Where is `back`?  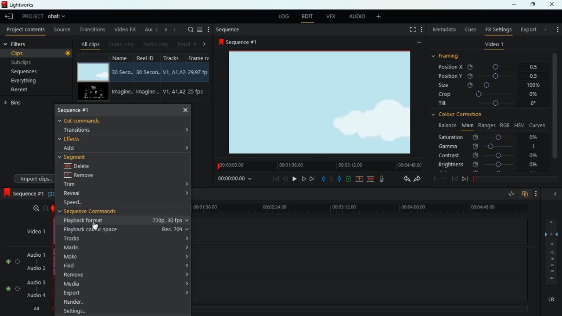 back is located at coordinates (287, 179).